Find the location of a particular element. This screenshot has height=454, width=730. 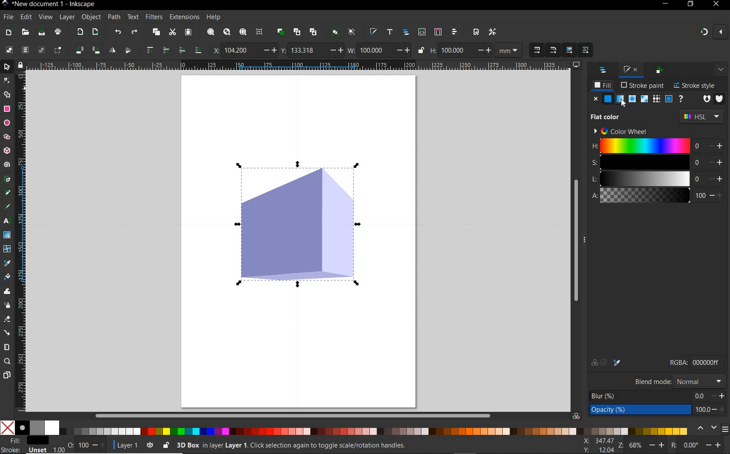

UNDO is located at coordinates (118, 33).